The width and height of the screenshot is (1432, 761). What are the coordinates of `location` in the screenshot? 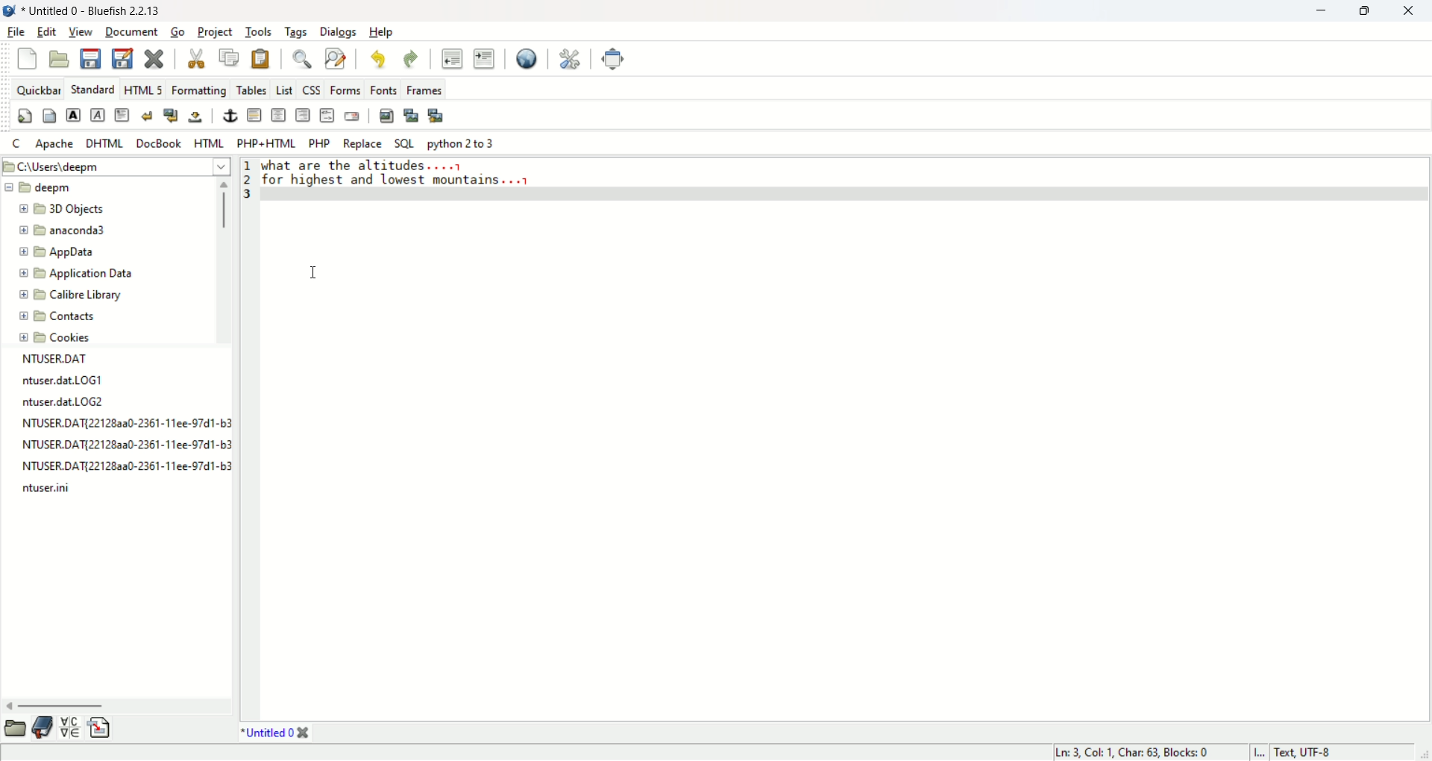 It's located at (115, 164).